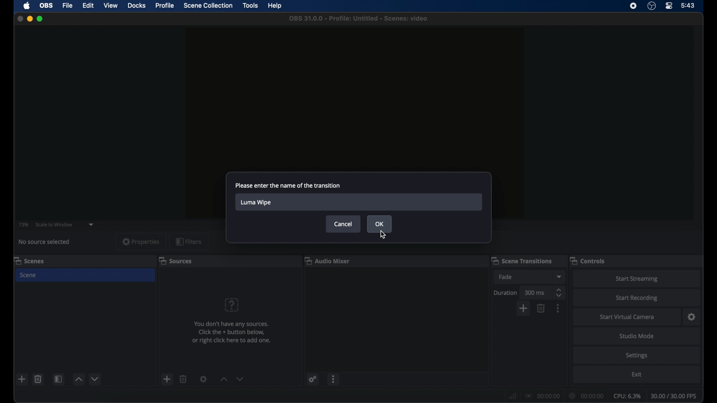 The width and height of the screenshot is (717, 403). What do you see at coordinates (513, 396) in the screenshot?
I see `network` at bounding box center [513, 396].